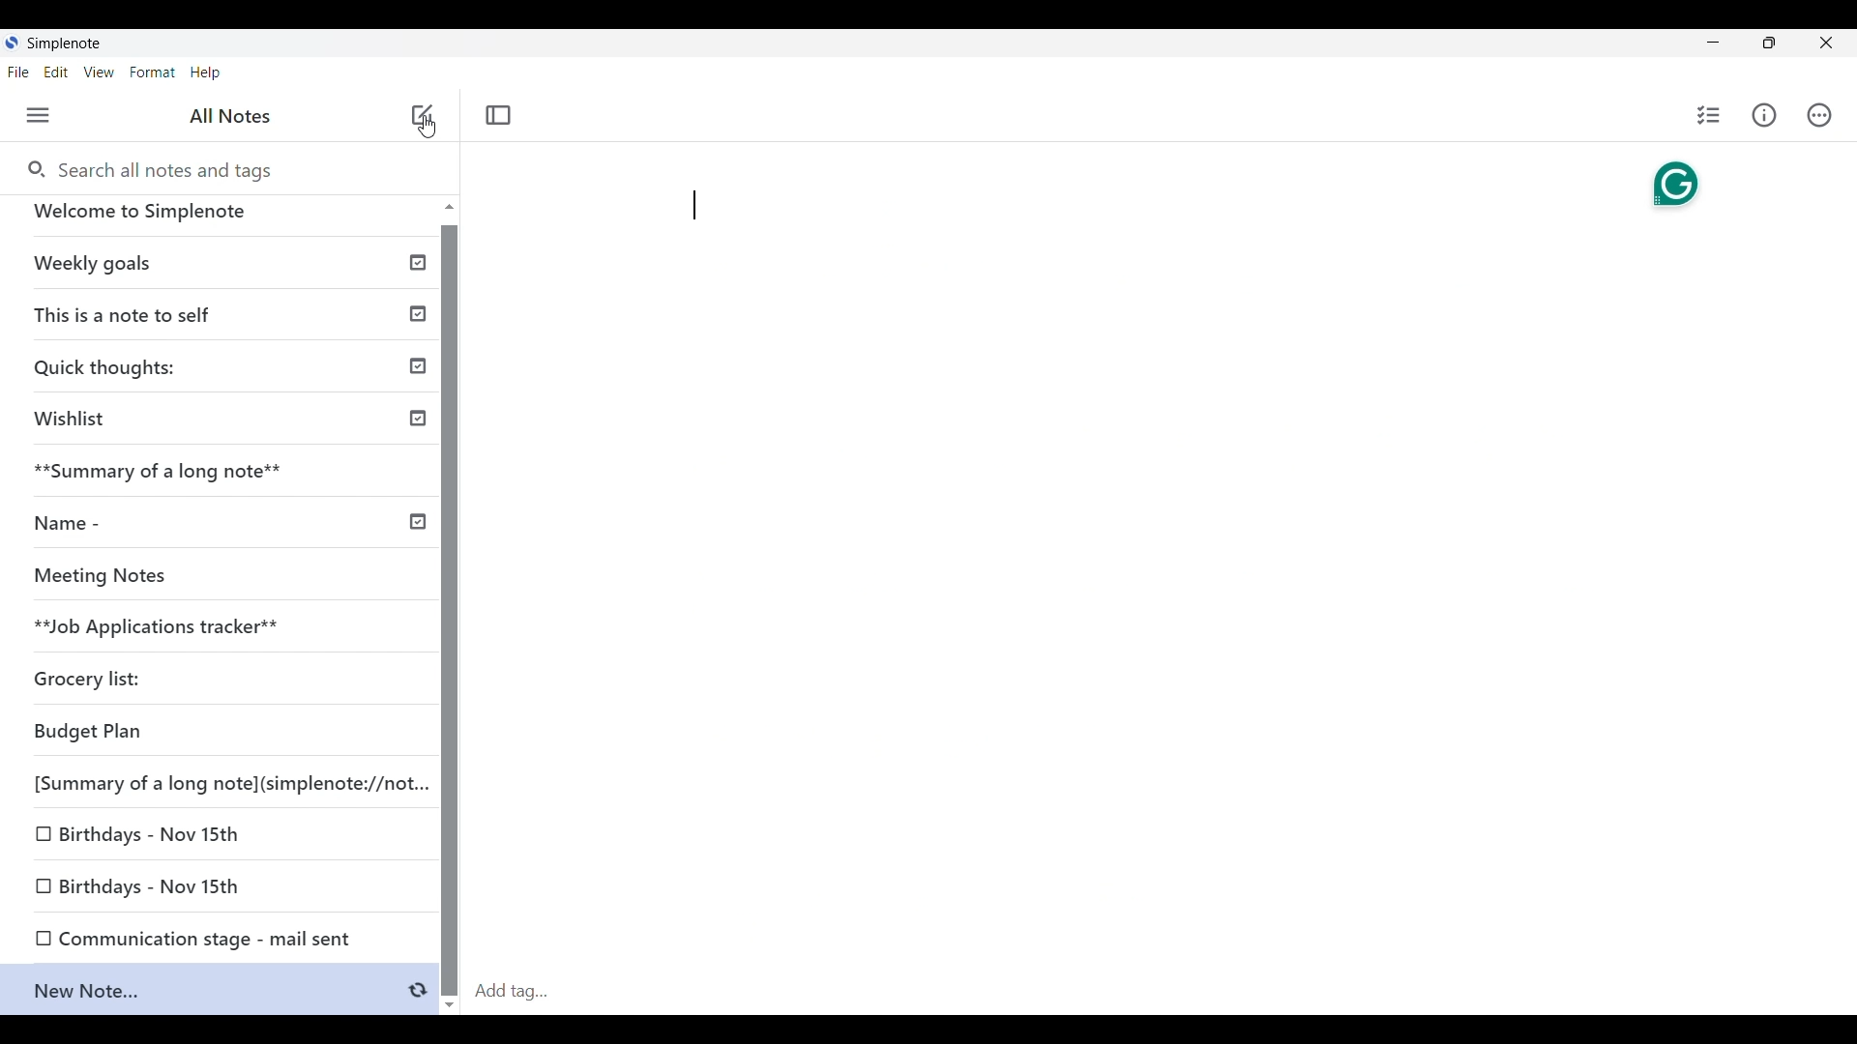 The height and width of the screenshot is (1044, 1857). I want to click on Software logo, so click(12, 42).